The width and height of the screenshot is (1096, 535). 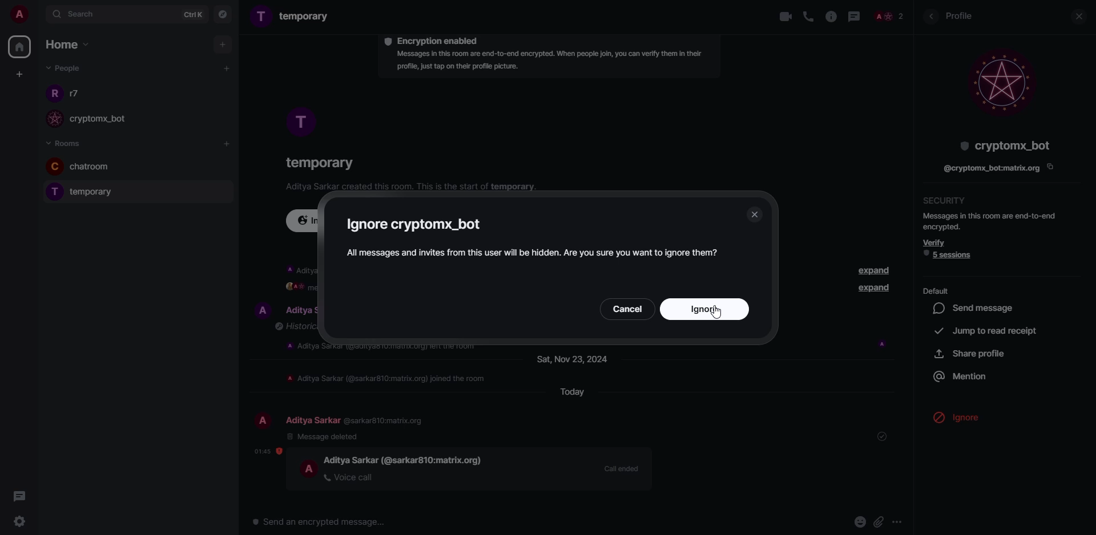 What do you see at coordinates (810, 17) in the screenshot?
I see `voice call` at bounding box center [810, 17].